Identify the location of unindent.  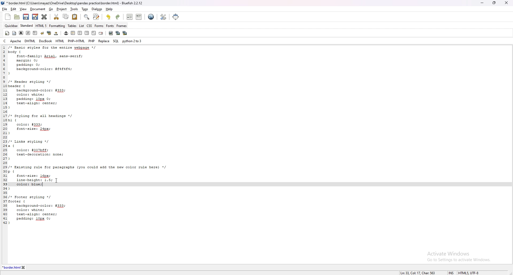
(130, 17).